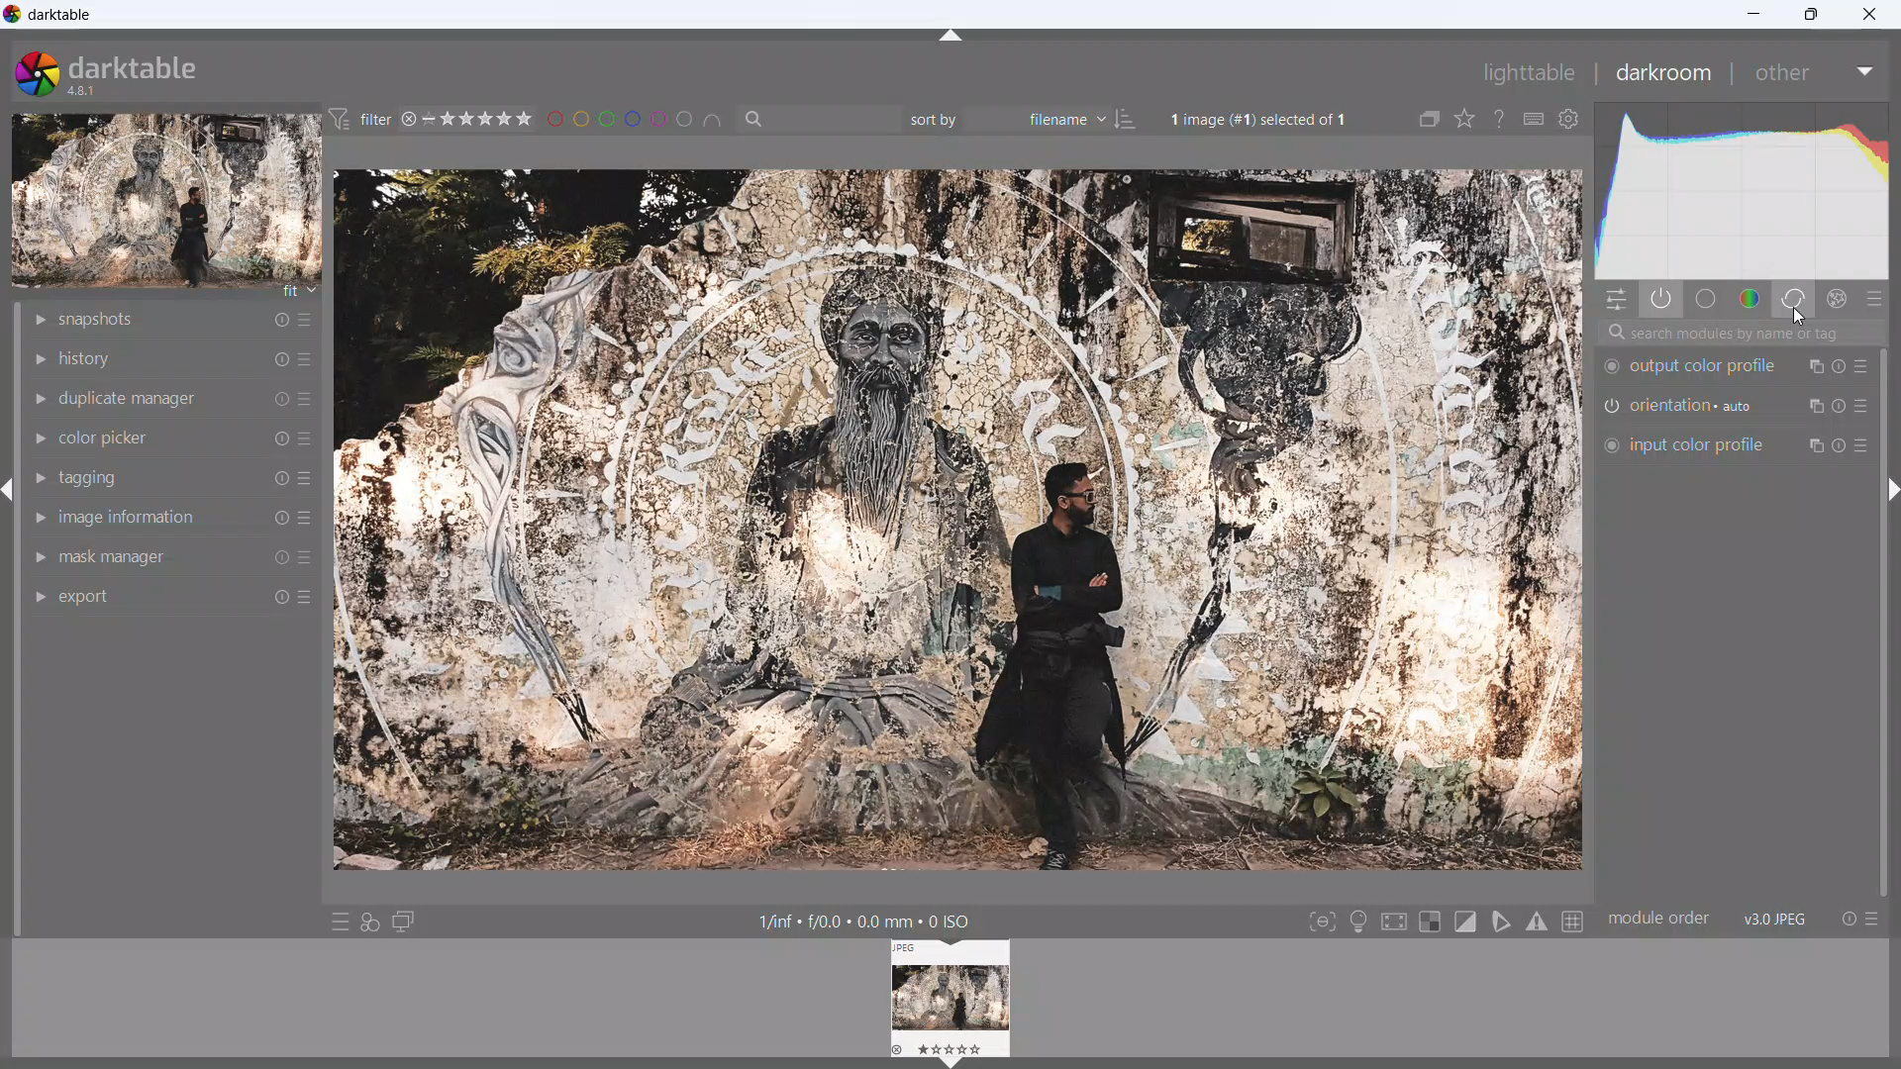 Image resolution: width=1901 pixels, height=1069 pixels. What do you see at coordinates (165, 197) in the screenshot?
I see `image preview` at bounding box center [165, 197].